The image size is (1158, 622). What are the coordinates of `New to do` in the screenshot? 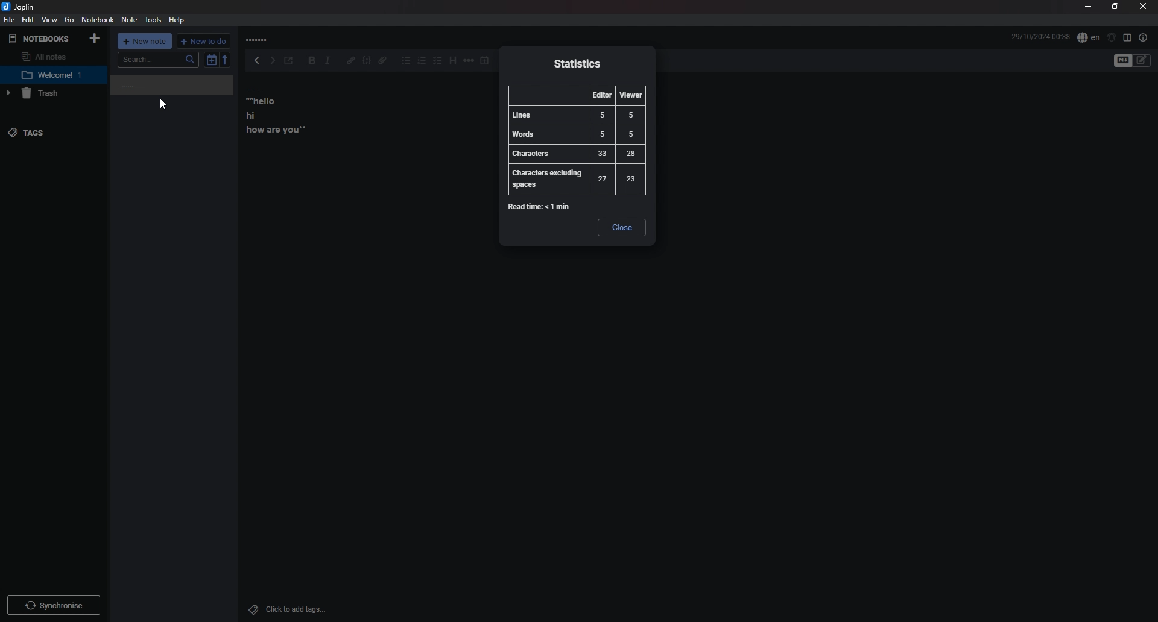 It's located at (203, 41).